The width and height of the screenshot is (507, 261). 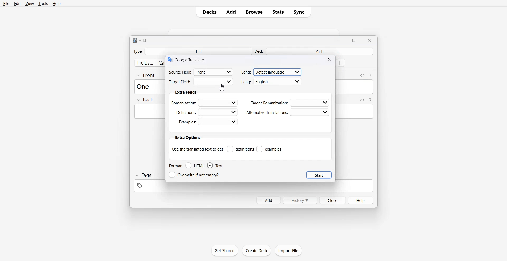 What do you see at coordinates (208, 122) in the screenshot?
I see `Examples` at bounding box center [208, 122].